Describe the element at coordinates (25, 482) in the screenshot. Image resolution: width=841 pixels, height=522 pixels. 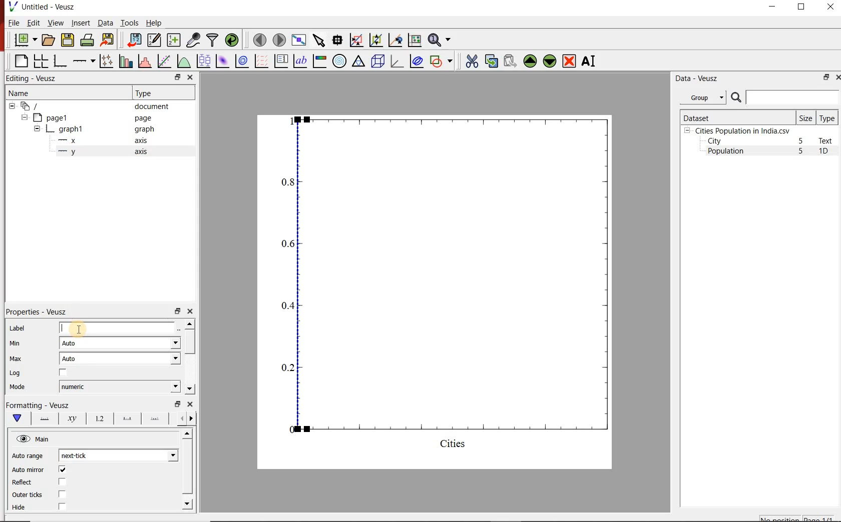
I see `Reflect` at that location.